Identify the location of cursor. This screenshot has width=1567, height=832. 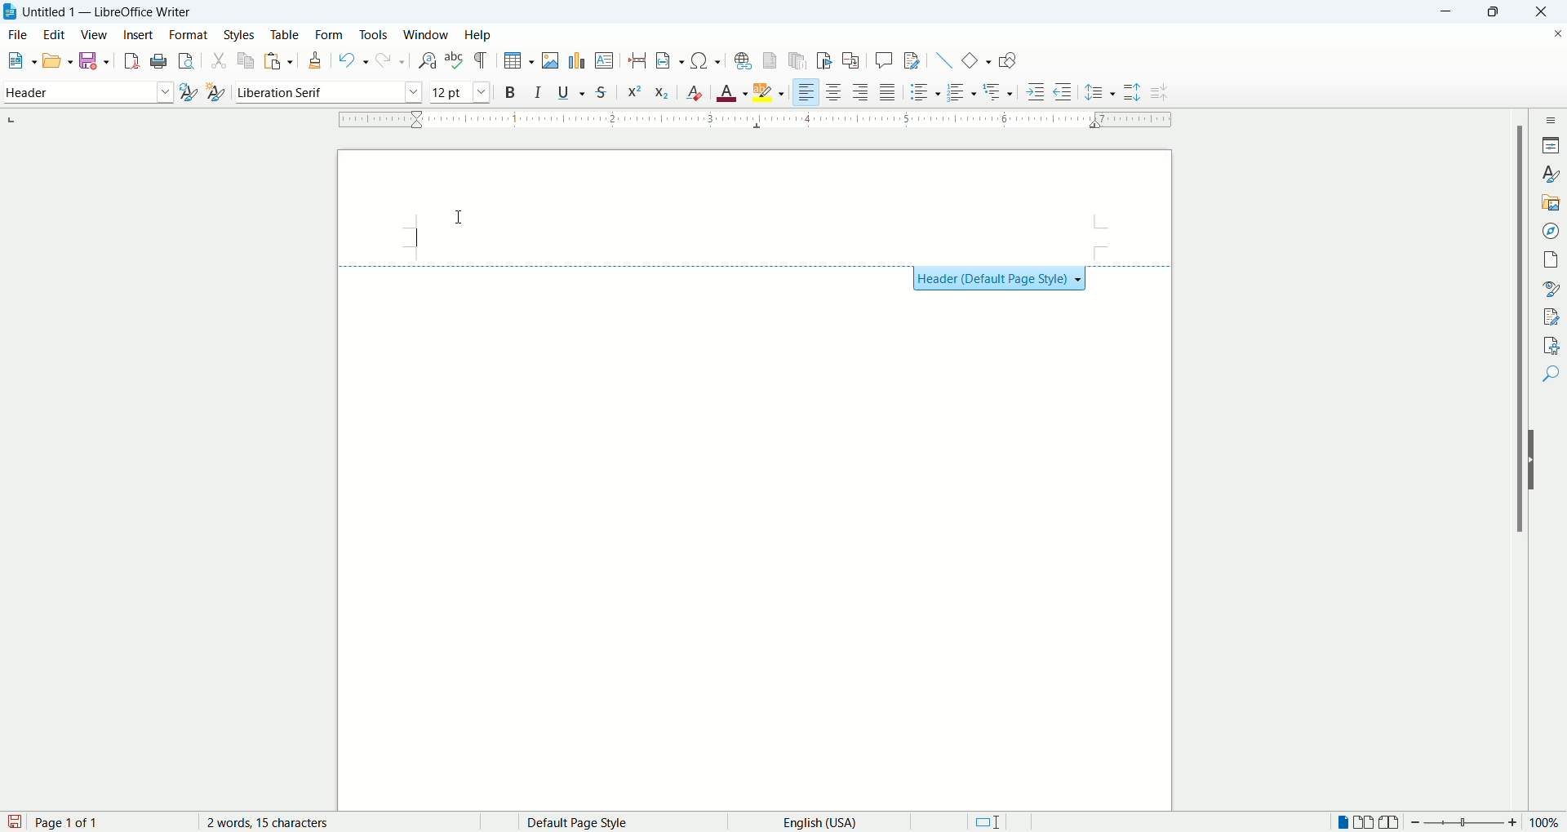
(461, 216).